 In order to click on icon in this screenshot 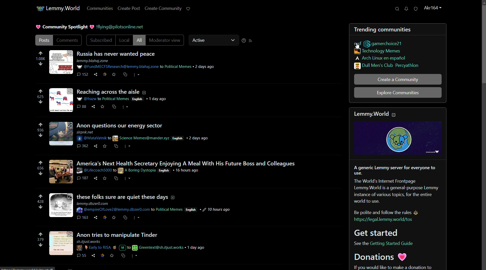, I will do `click(39, 9)`.